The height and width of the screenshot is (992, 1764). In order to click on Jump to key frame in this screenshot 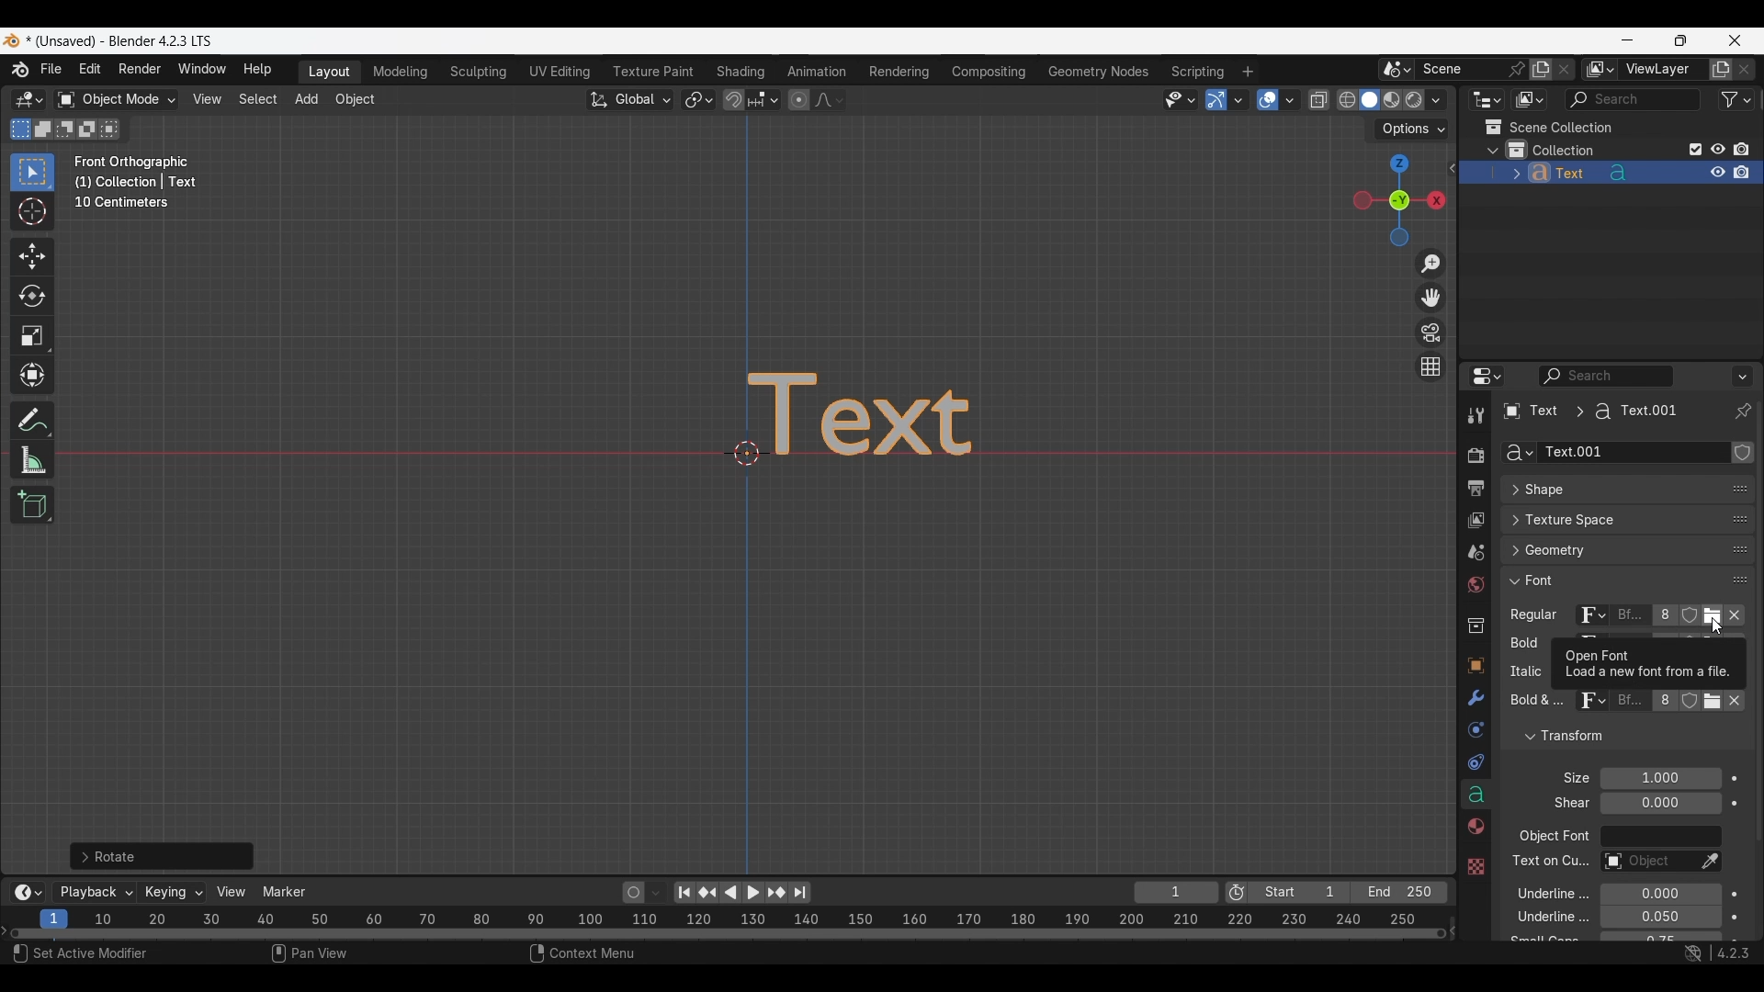, I will do `click(776, 893)`.